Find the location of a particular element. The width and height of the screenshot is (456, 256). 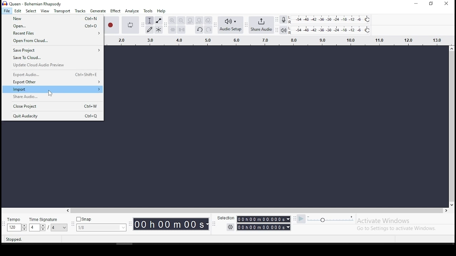

silence selected audio is located at coordinates (182, 30).